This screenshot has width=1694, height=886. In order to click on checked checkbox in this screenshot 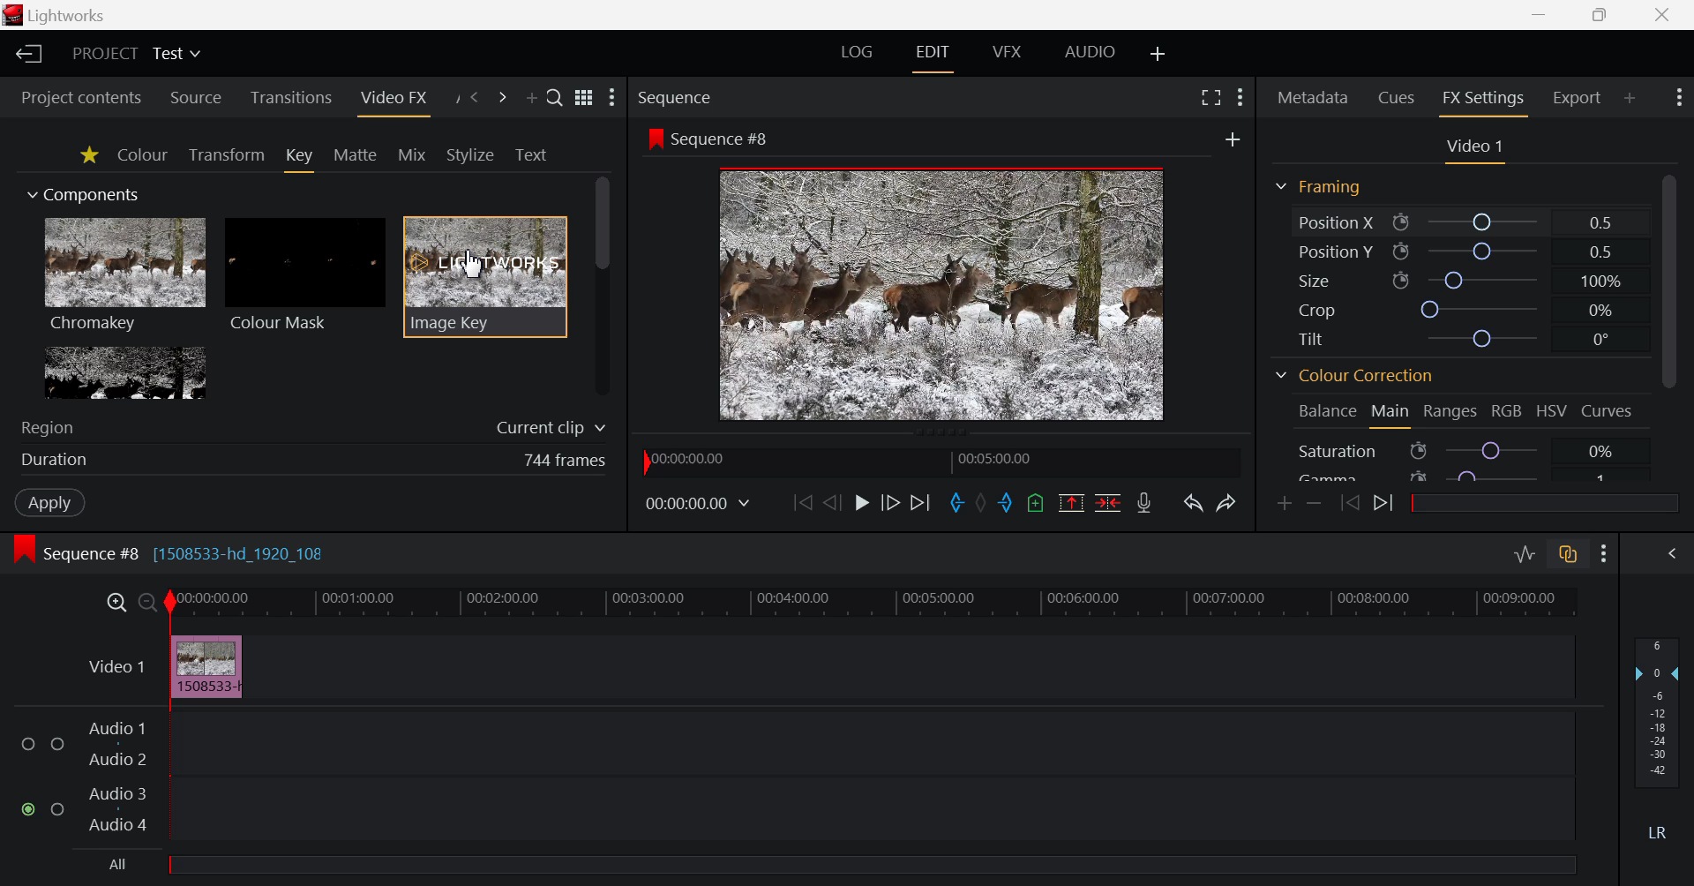, I will do `click(29, 809)`.